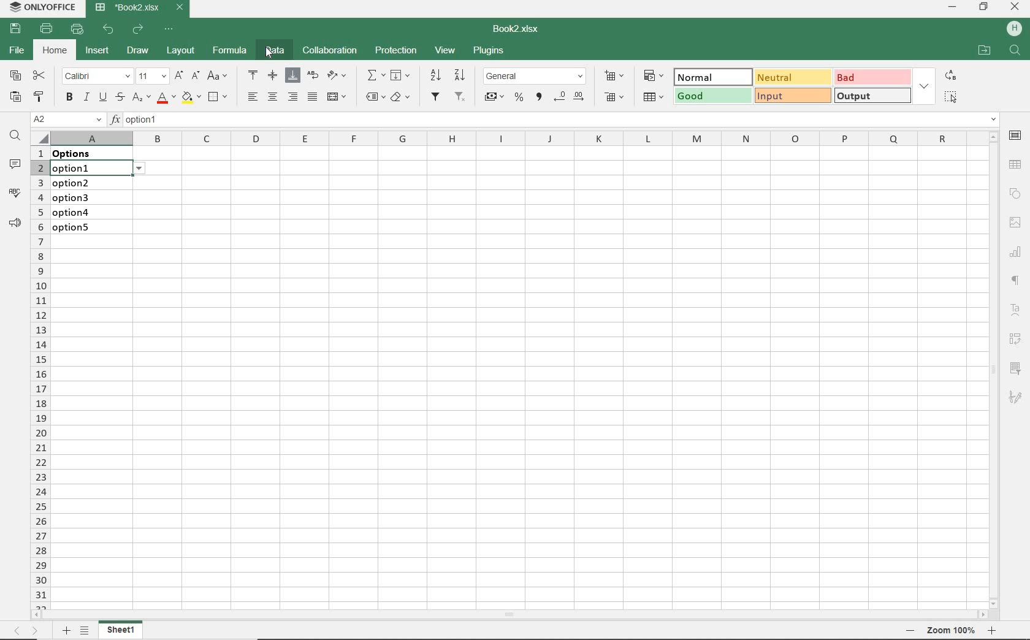 The height and width of the screenshot is (640, 1030). I want to click on FONT, so click(96, 77).